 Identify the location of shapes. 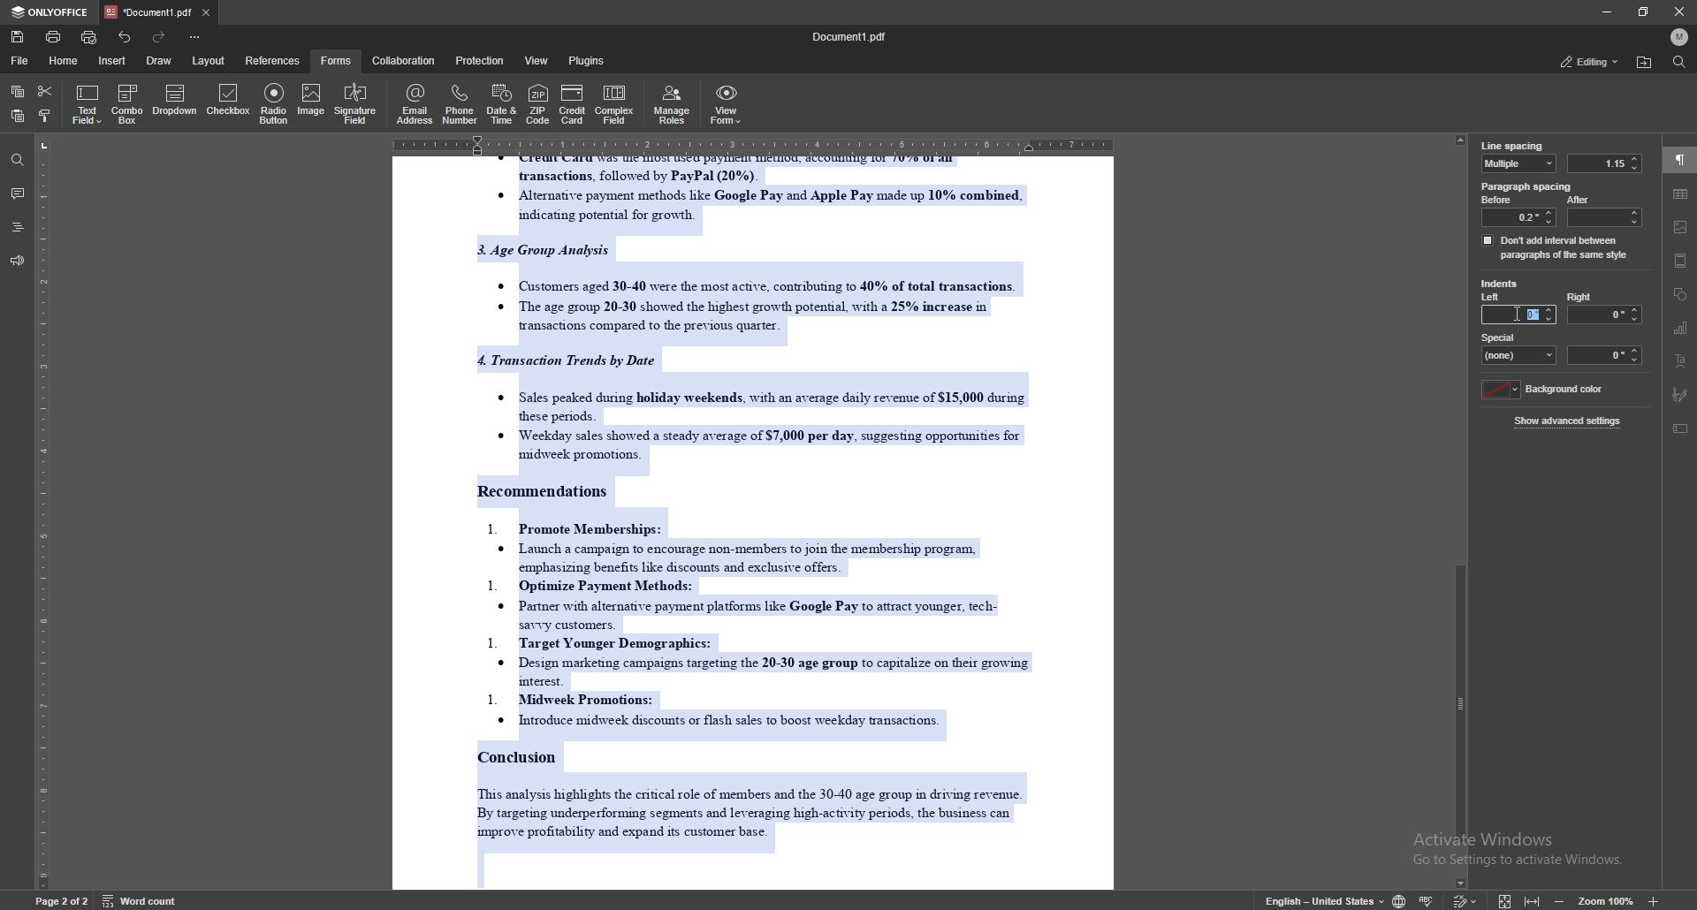
(1681, 294).